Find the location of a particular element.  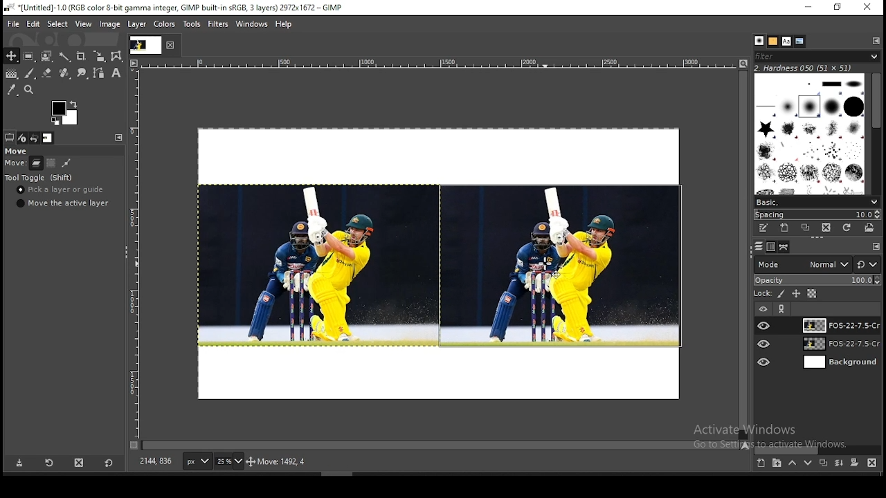

merge layer is located at coordinates (839, 463).